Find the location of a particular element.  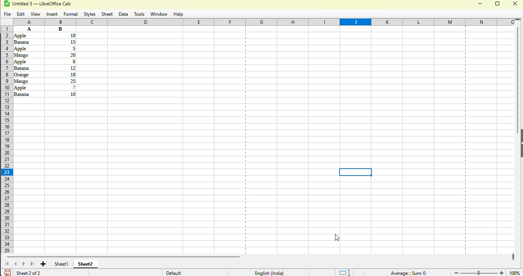

 is located at coordinates (60, 54).